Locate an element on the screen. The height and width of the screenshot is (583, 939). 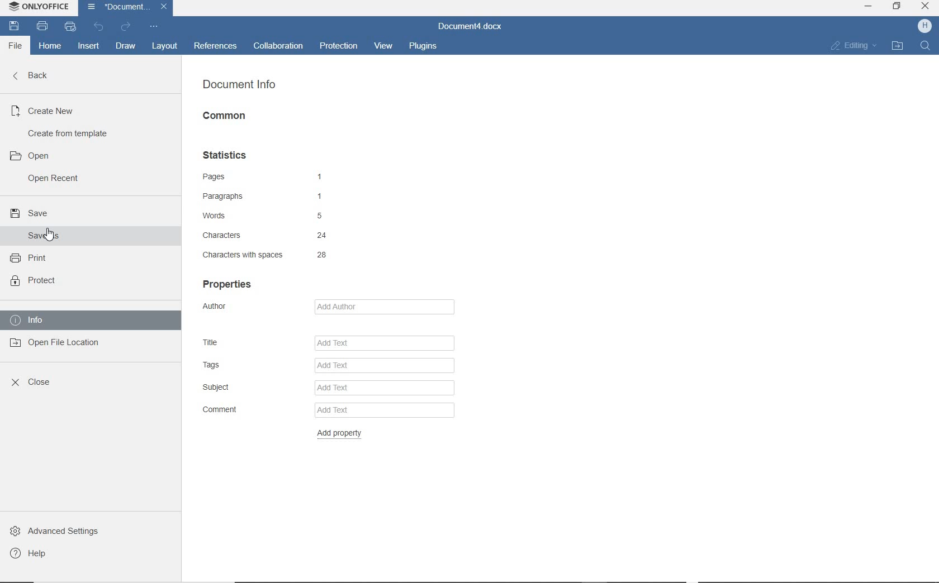
redo is located at coordinates (124, 28).